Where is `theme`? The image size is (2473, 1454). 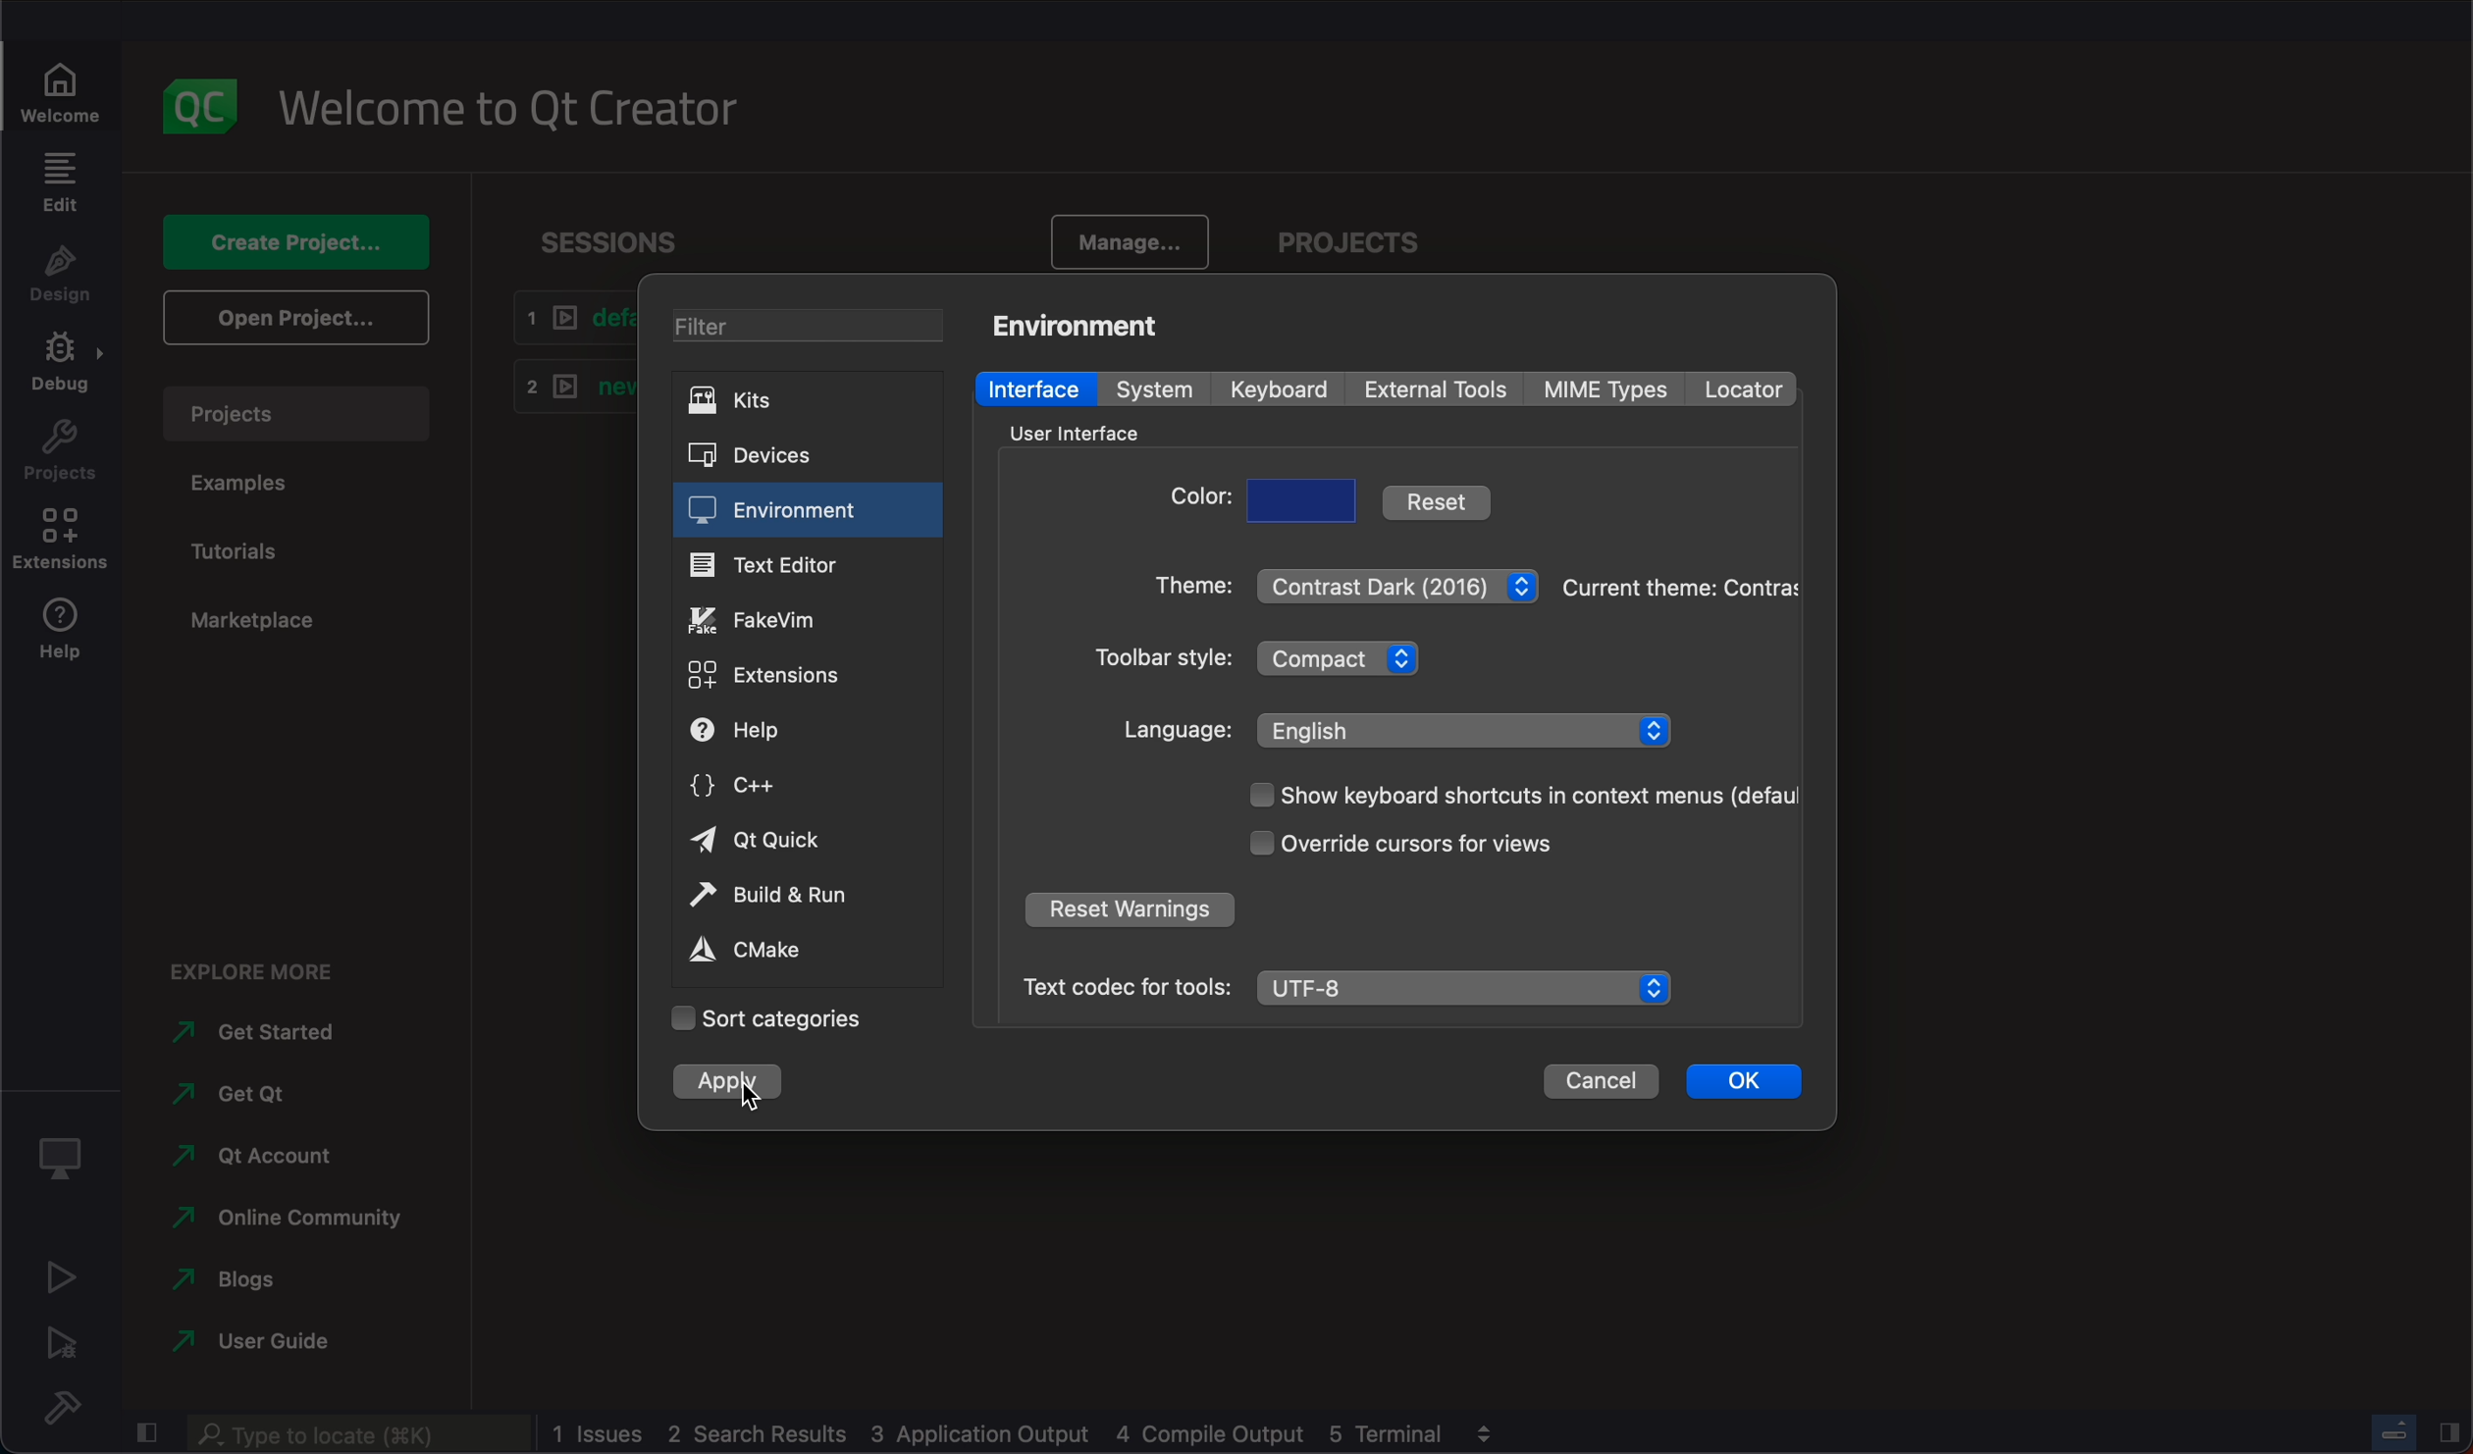 theme is located at coordinates (1681, 587).